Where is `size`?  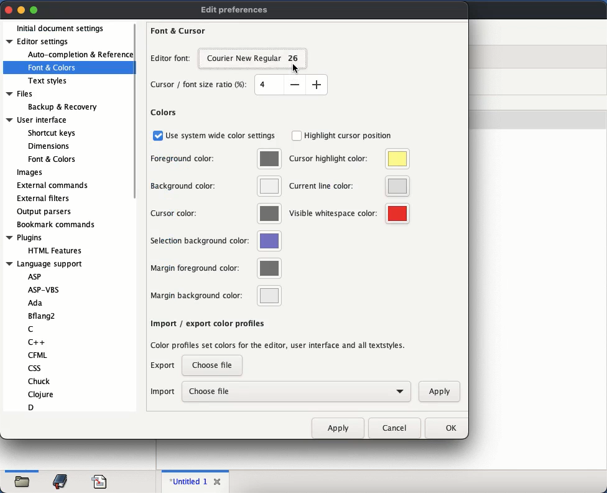
size is located at coordinates (263, 83).